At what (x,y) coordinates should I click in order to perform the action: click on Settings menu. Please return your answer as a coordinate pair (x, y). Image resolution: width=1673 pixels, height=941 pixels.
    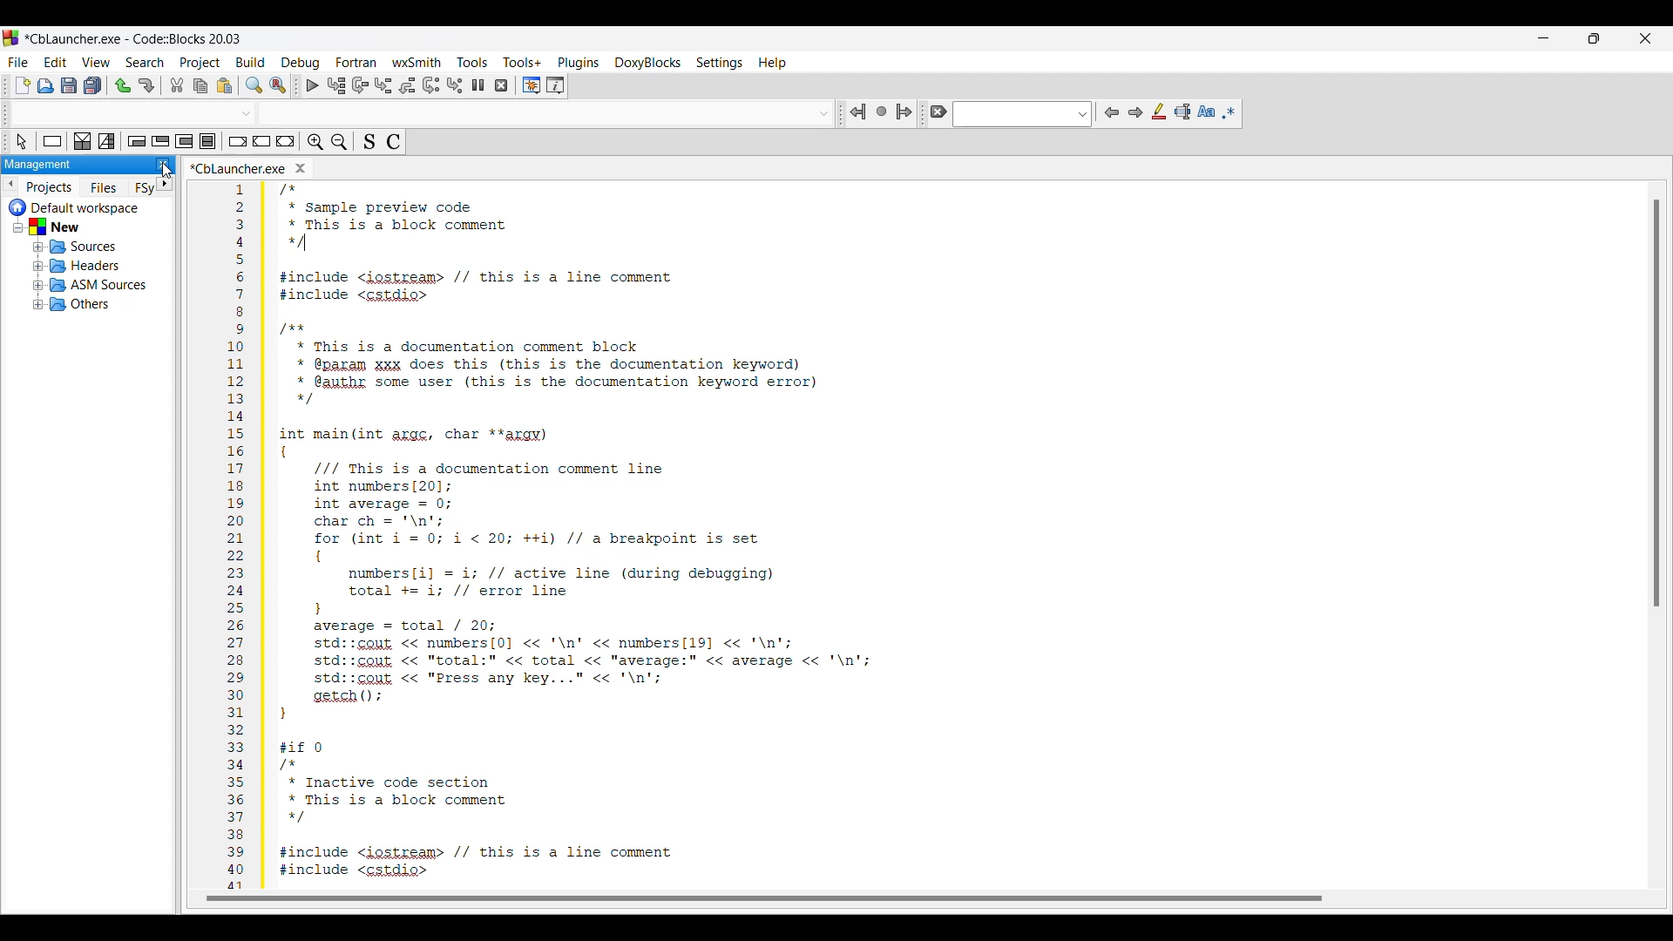
    Looking at the image, I should click on (720, 63).